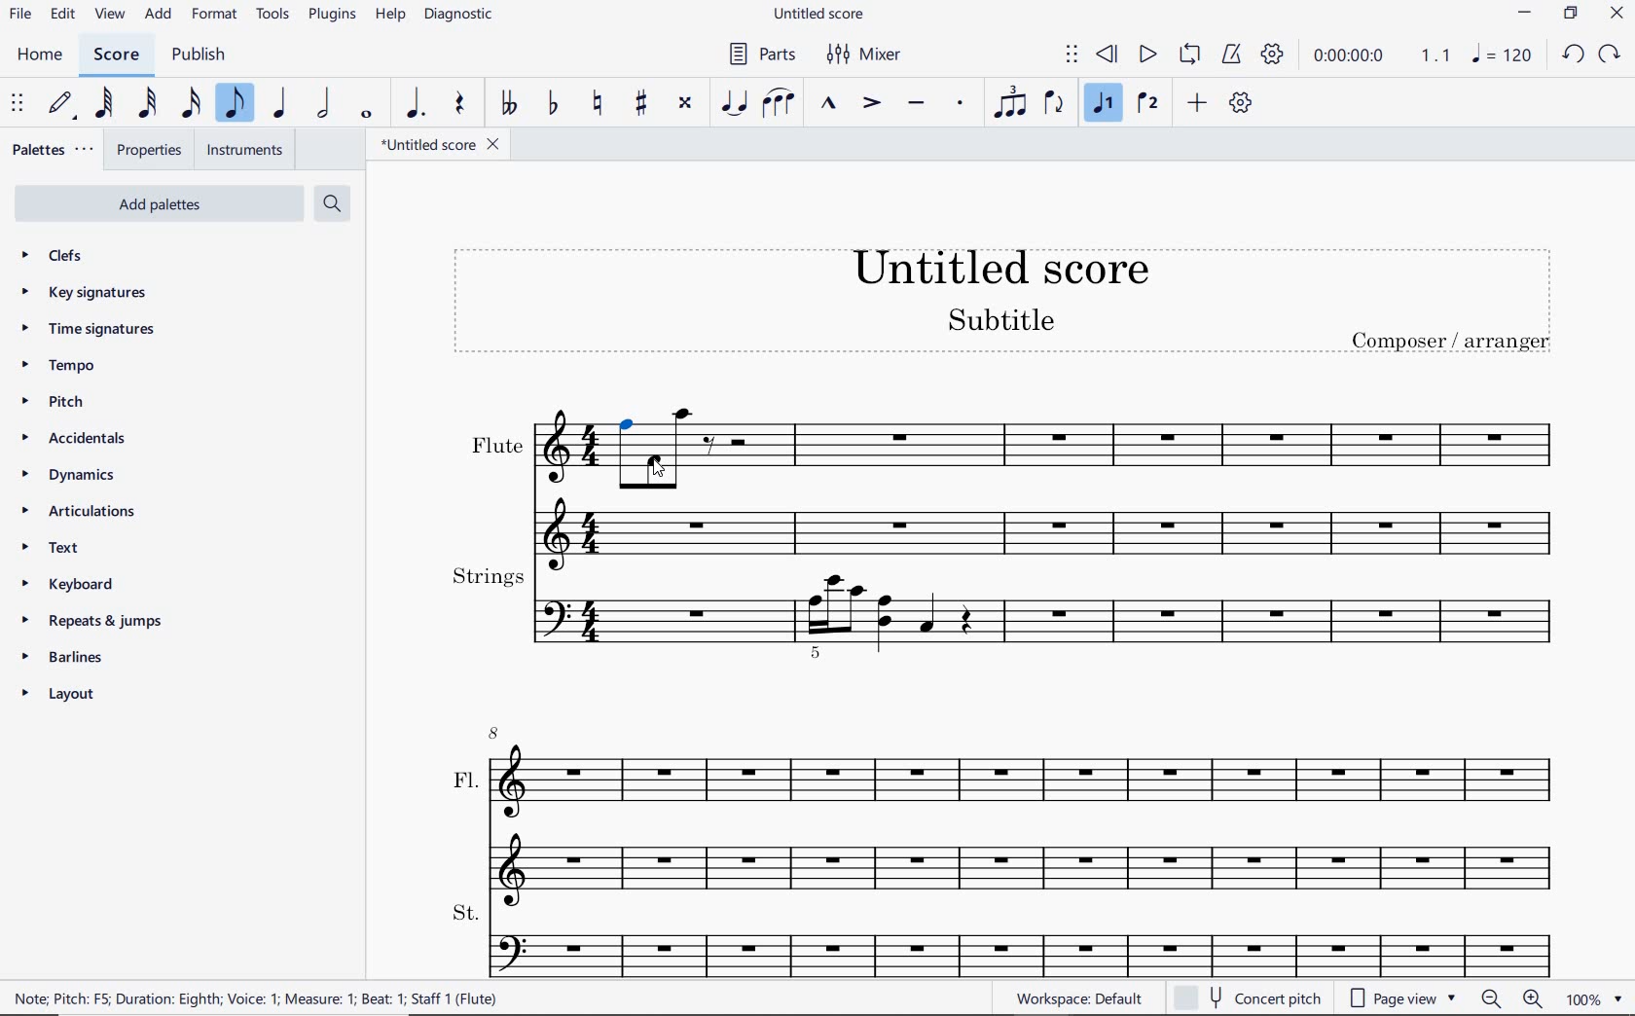  What do you see at coordinates (1008, 101) in the screenshot?
I see `TUPLET` at bounding box center [1008, 101].